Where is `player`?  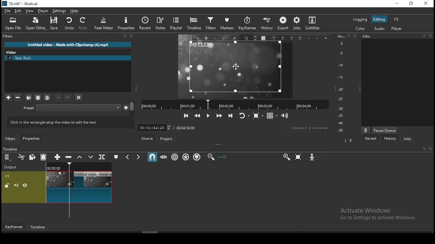 player is located at coordinates (43, 11).